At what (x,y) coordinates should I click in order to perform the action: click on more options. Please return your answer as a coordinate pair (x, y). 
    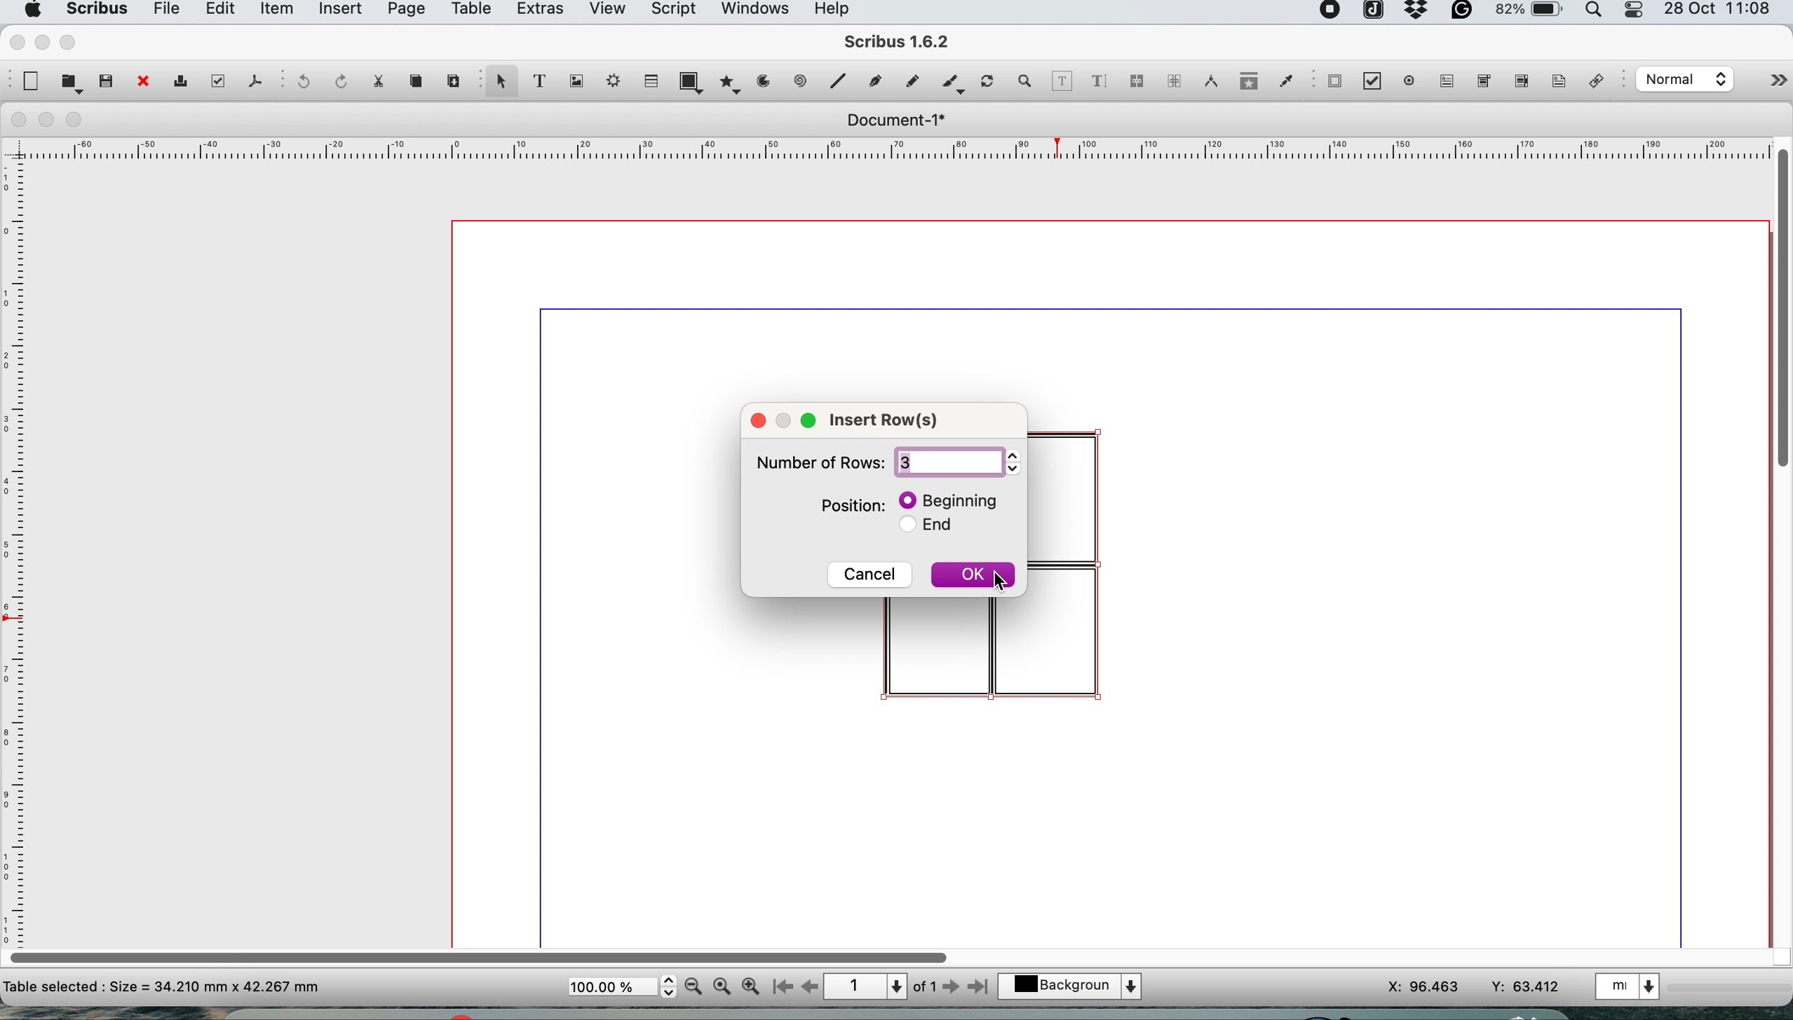
    Looking at the image, I should click on (1764, 83).